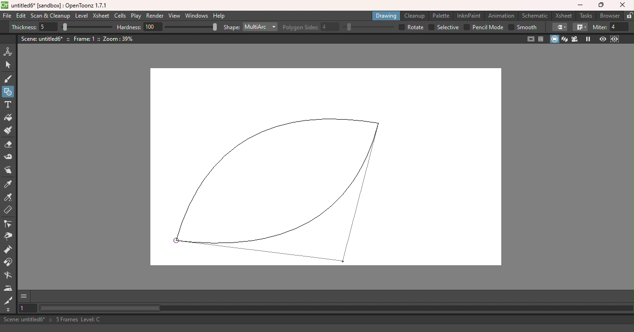  I want to click on Hardness, so click(140, 27).